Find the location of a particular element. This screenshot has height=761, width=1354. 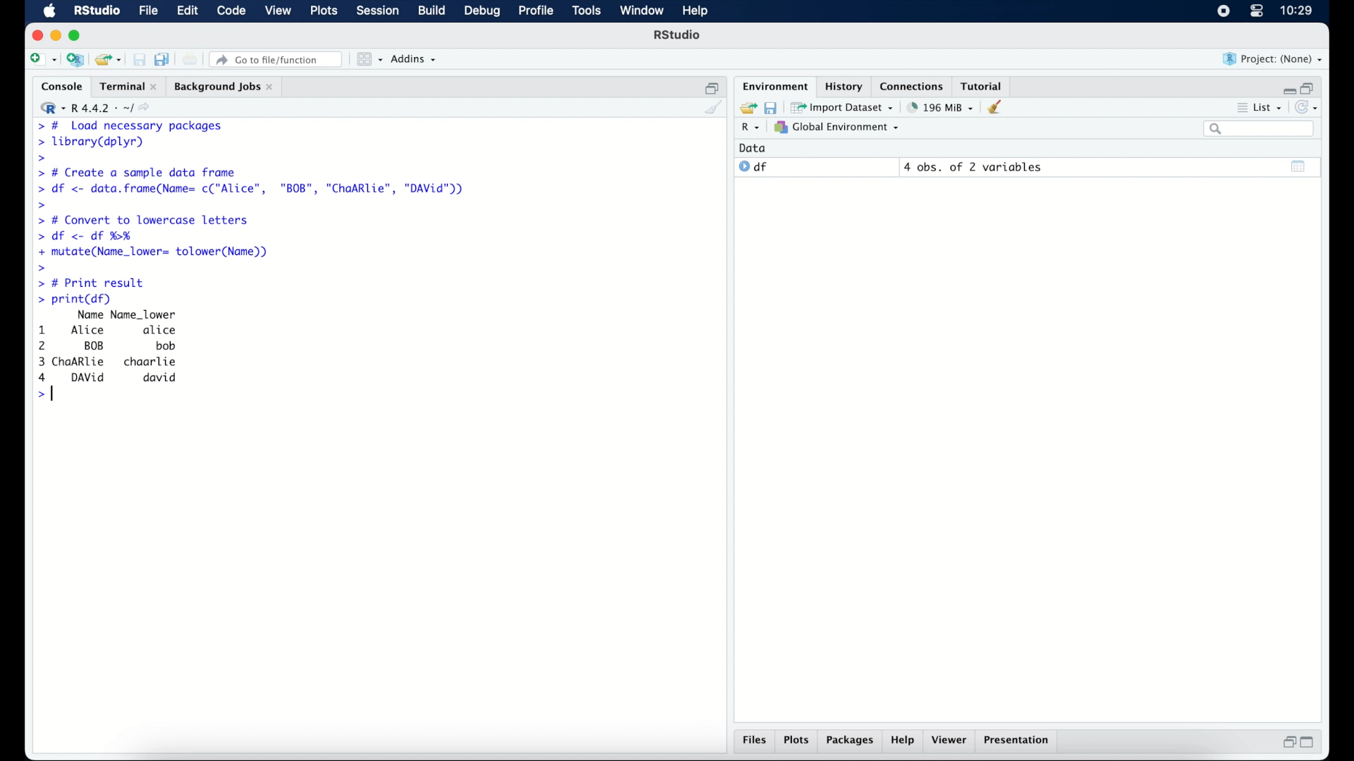

files is located at coordinates (755, 742).